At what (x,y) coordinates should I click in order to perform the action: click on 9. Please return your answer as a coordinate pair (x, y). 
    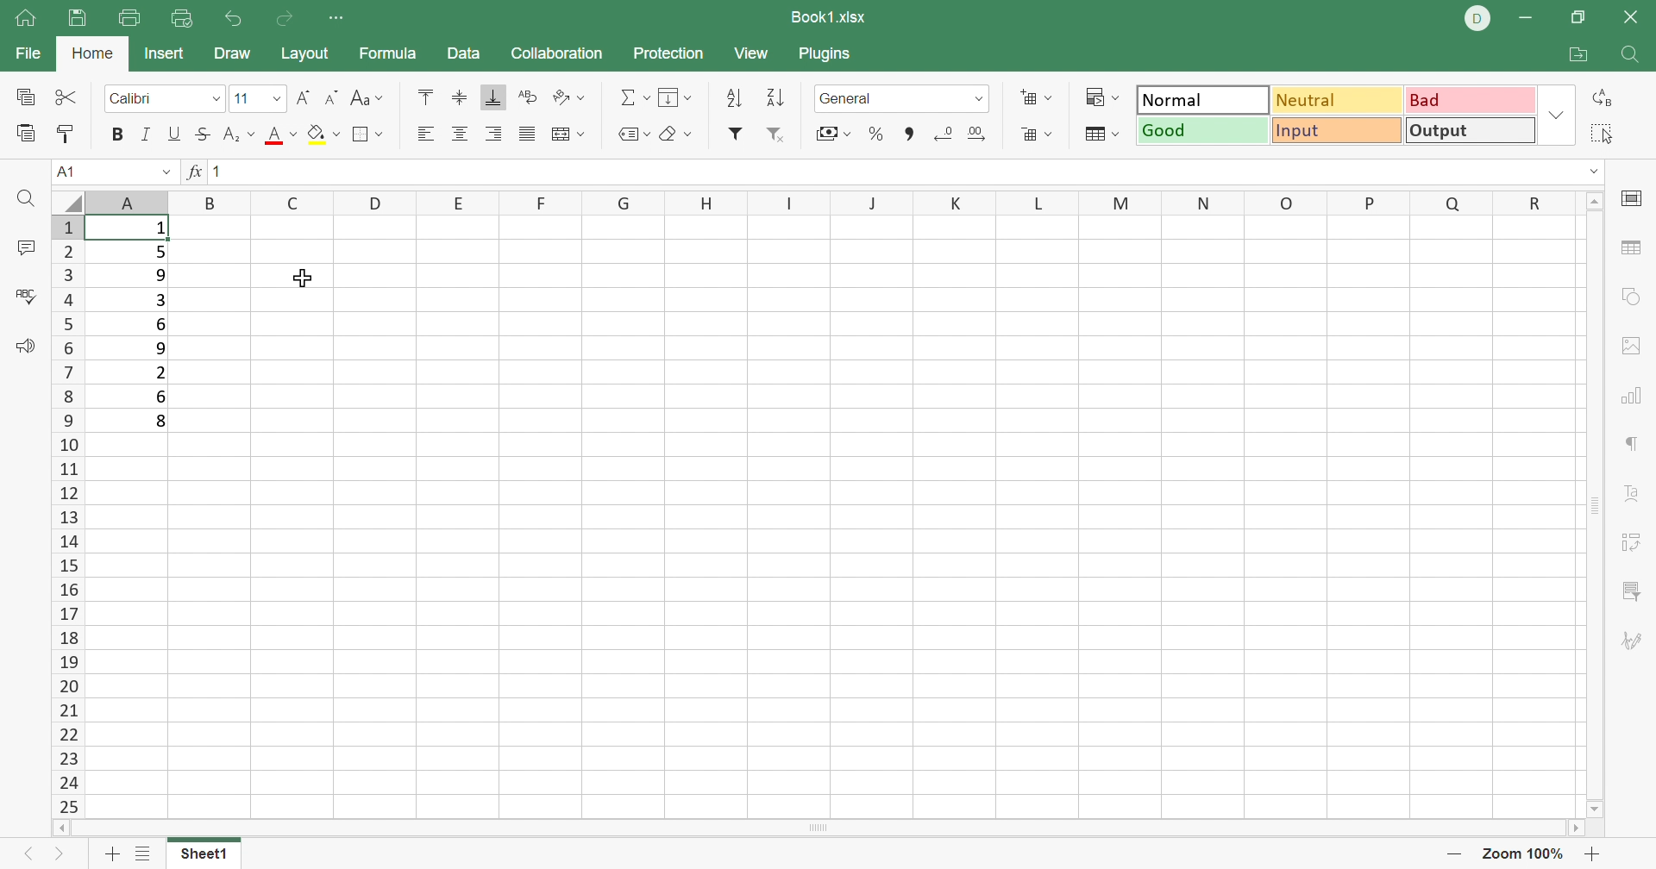
    Looking at the image, I should click on (164, 275).